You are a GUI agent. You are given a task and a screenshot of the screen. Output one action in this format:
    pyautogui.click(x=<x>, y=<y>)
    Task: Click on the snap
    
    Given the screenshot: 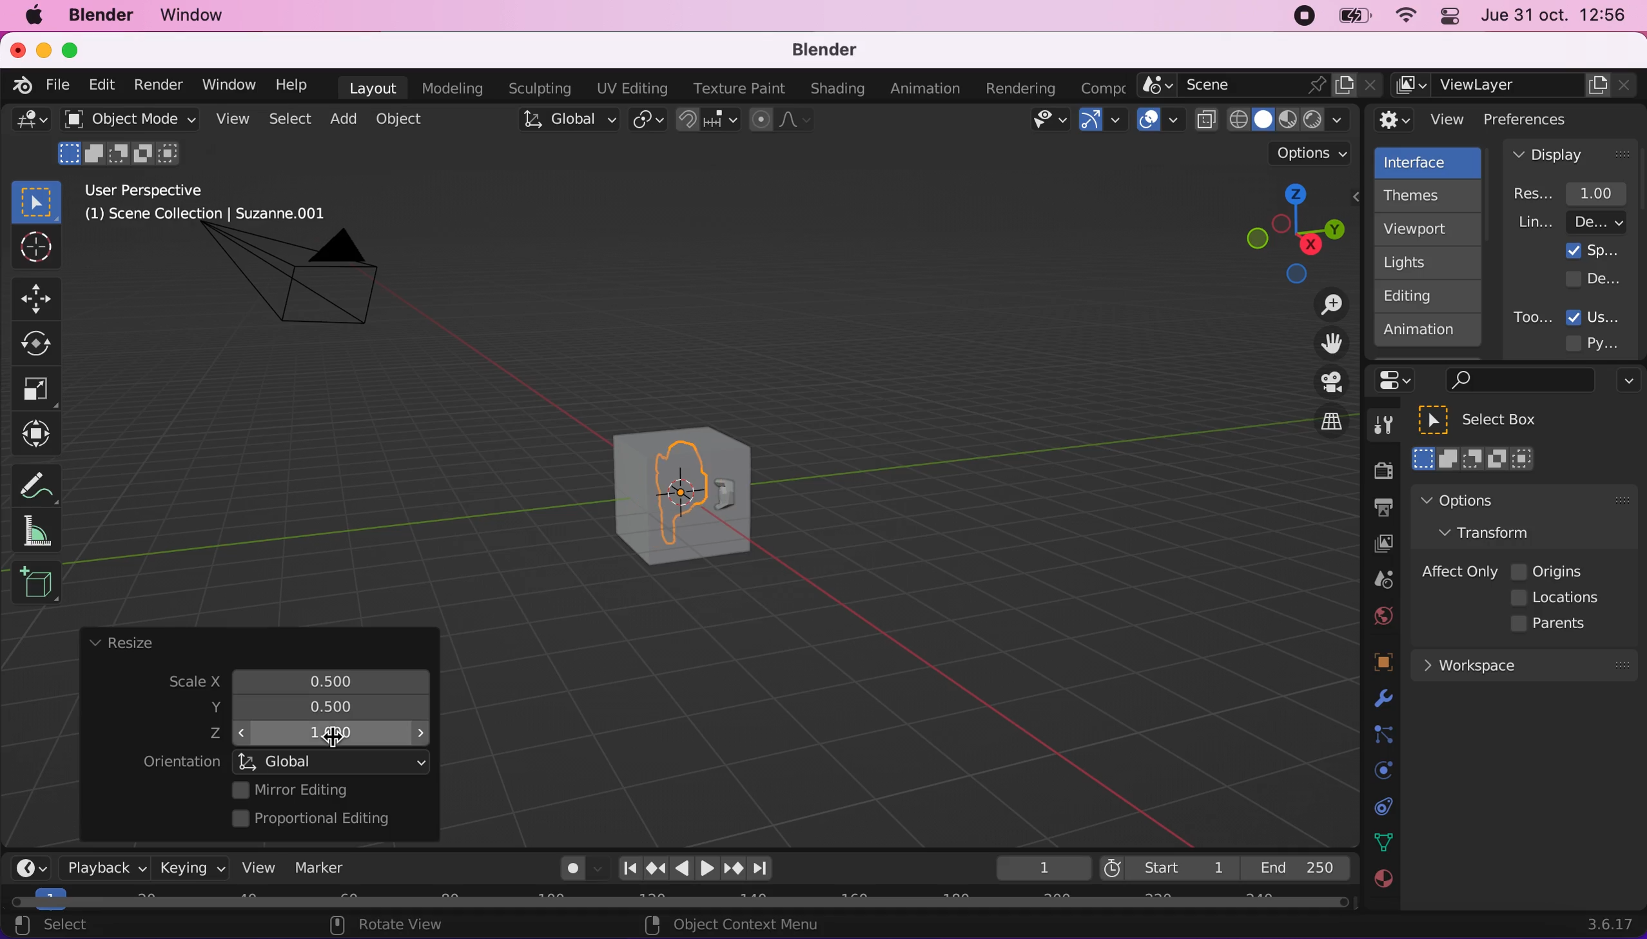 What is the action you would take?
    pyautogui.click(x=709, y=120)
    